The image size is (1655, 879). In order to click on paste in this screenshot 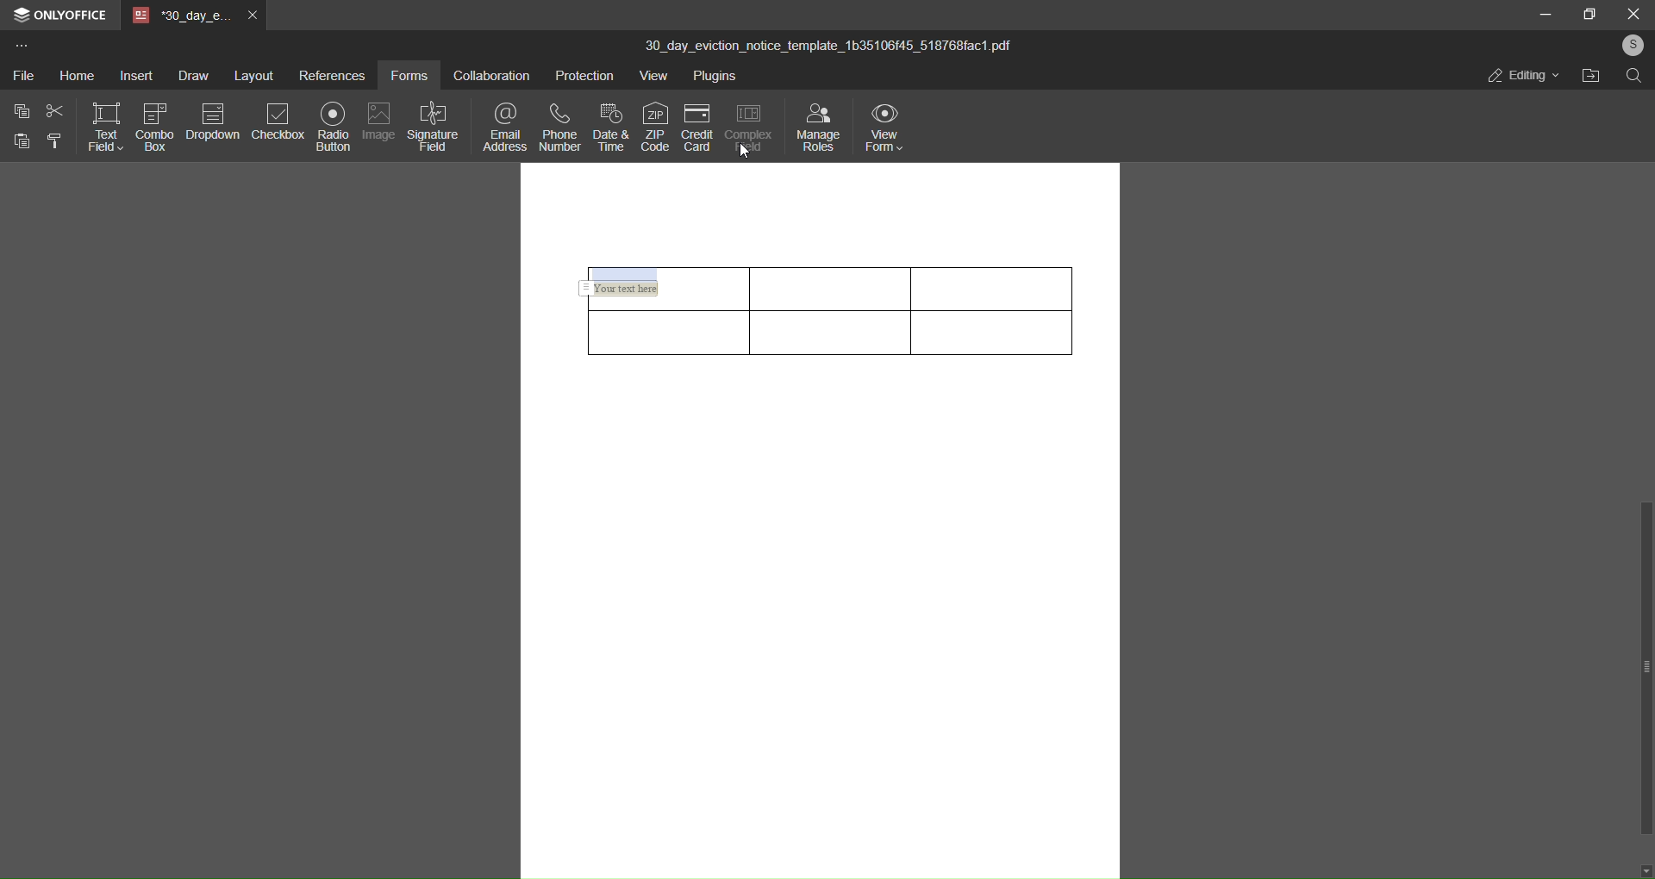, I will do `click(18, 143)`.